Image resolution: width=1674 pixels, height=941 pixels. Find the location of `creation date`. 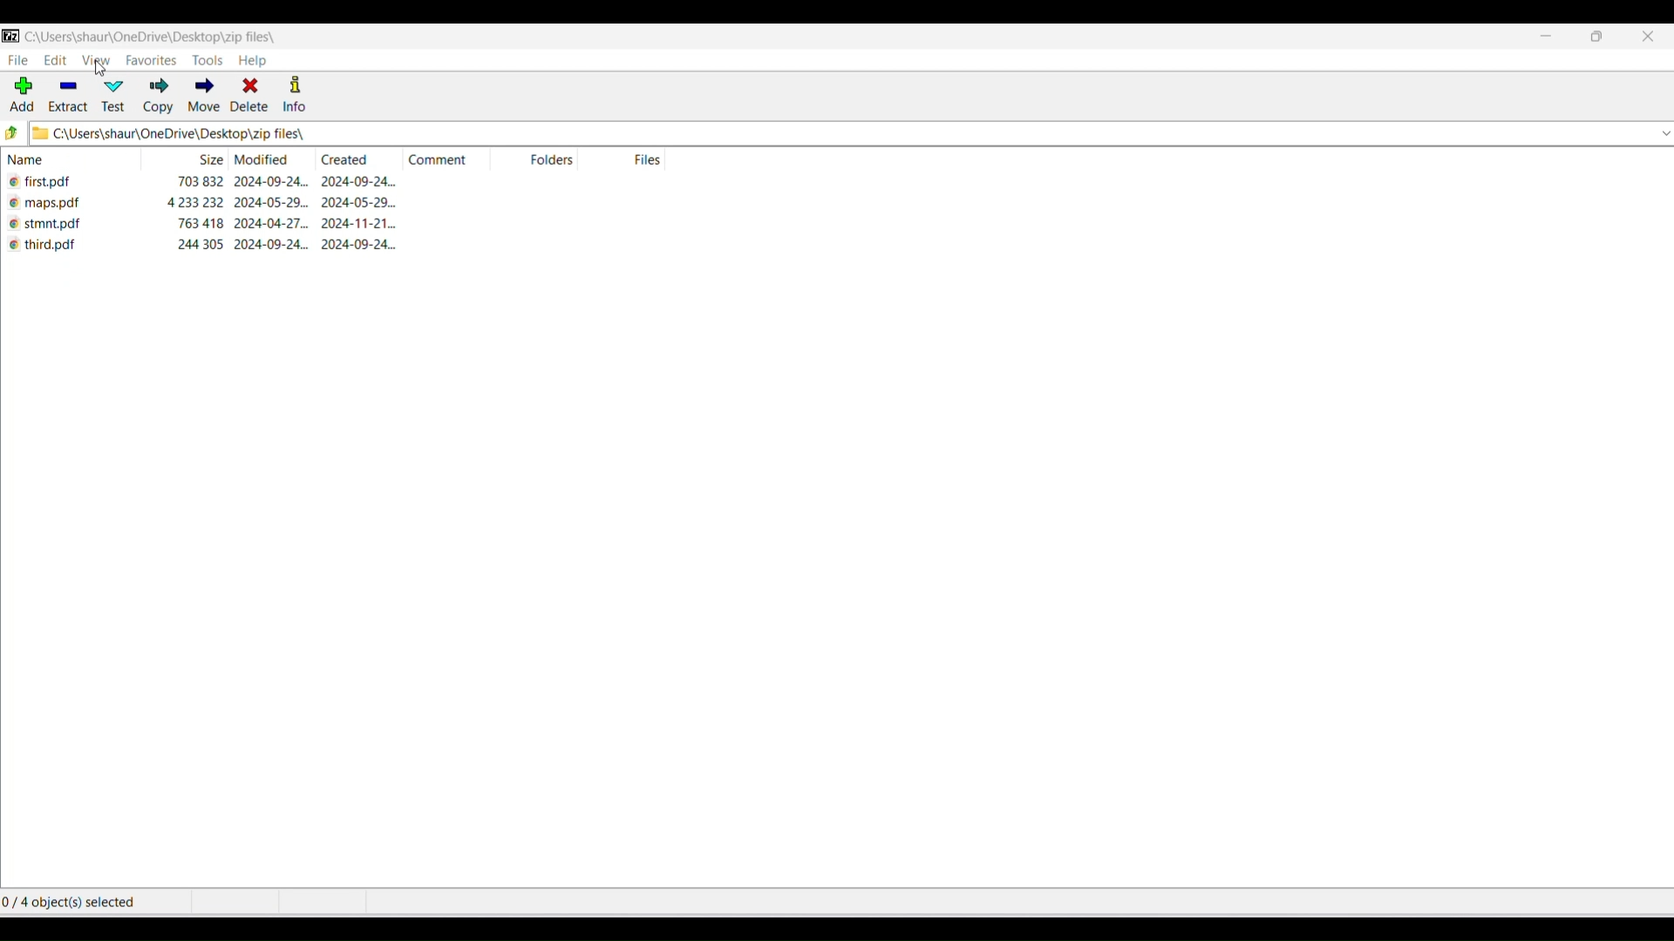

creation date is located at coordinates (365, 183).